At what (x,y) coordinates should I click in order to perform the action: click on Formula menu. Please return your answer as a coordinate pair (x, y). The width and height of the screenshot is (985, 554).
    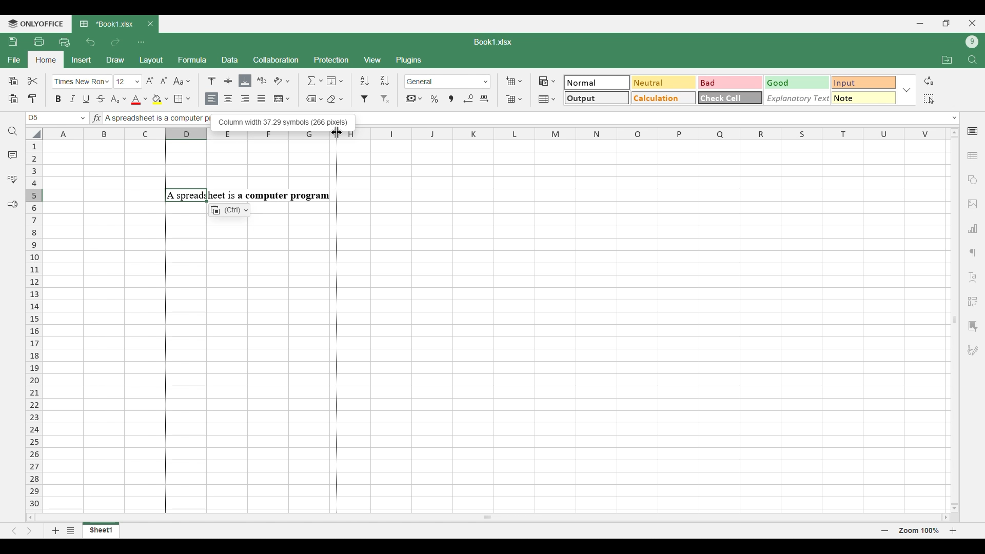
    Looking at the image, I should click on (192, 60).